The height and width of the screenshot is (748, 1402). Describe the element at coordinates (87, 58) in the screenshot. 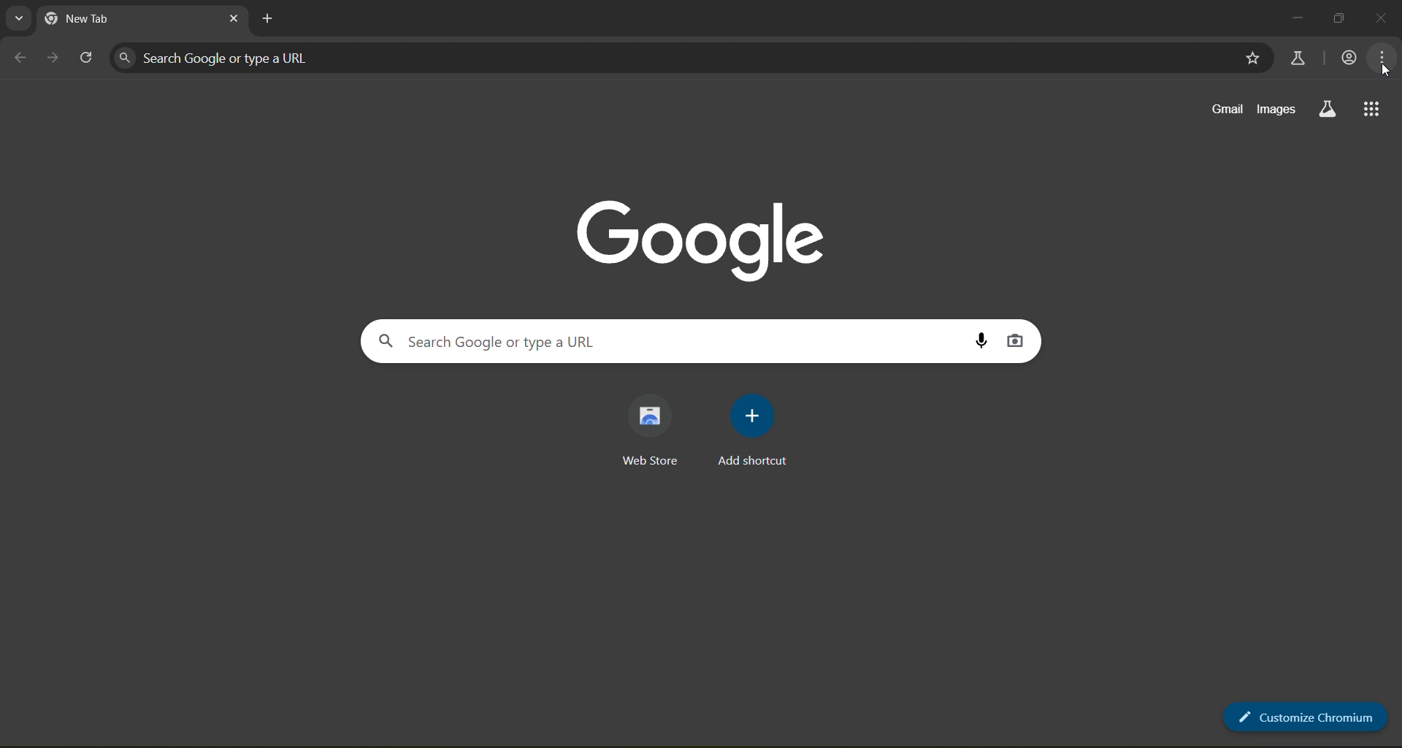

I see `reload page` at that location.